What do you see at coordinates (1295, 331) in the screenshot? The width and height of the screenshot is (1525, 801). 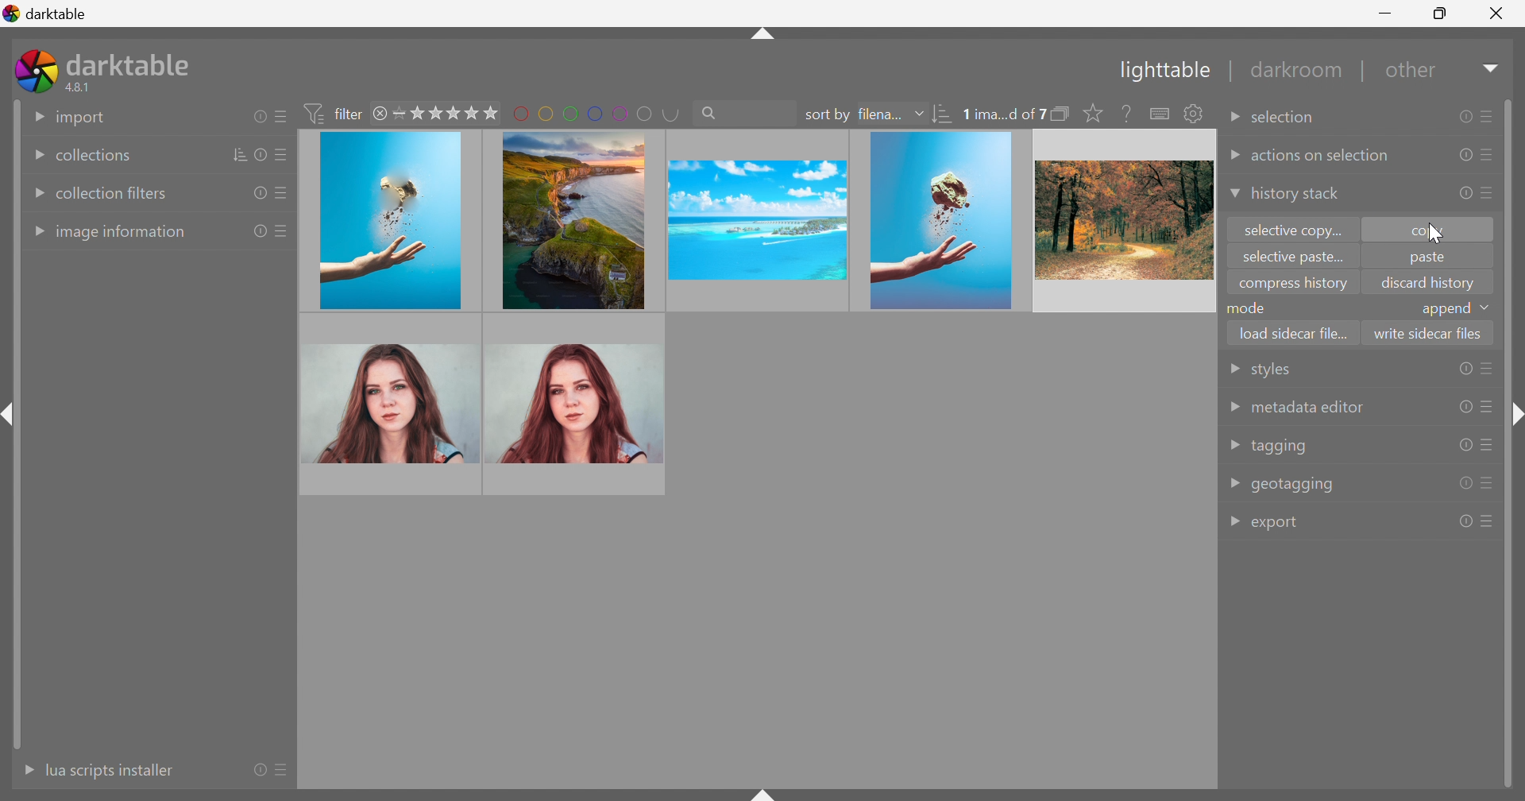 I see `load sidecar file...` at bounding box center [1295, 331].